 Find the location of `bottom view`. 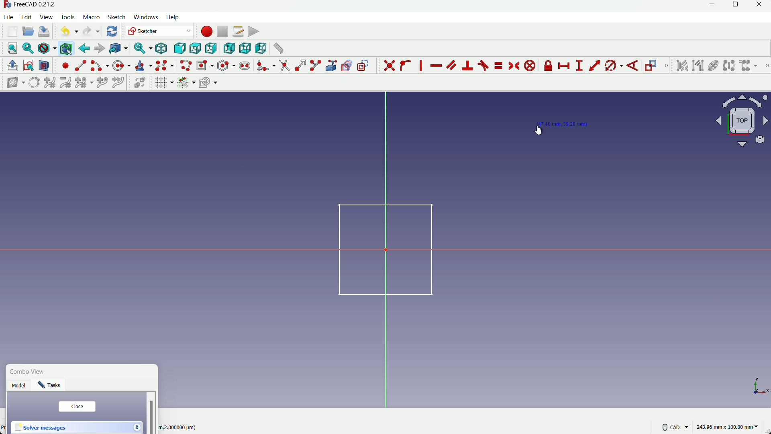

bottom view is located at coordinates (245, 48).